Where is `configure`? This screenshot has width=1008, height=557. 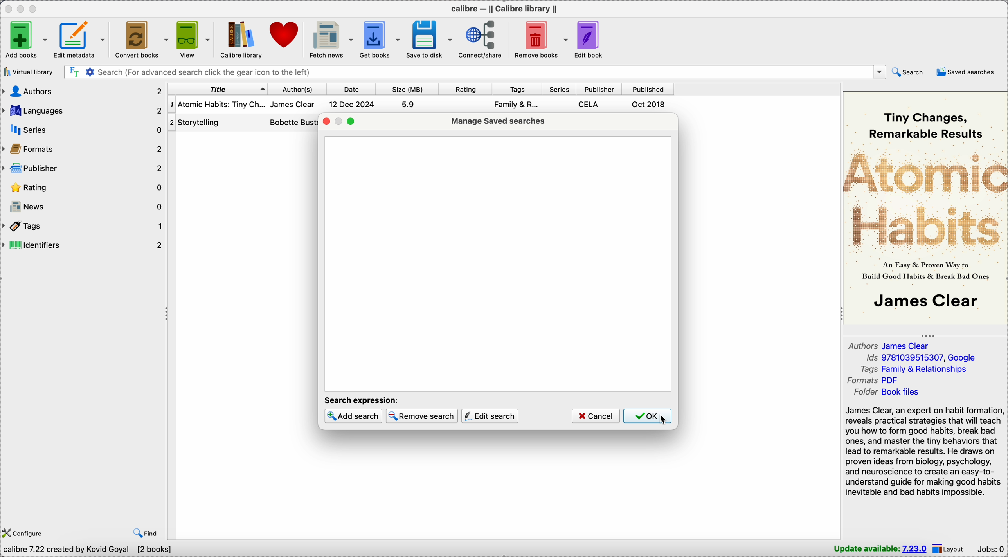 configure is located at coordinates (23, 533).